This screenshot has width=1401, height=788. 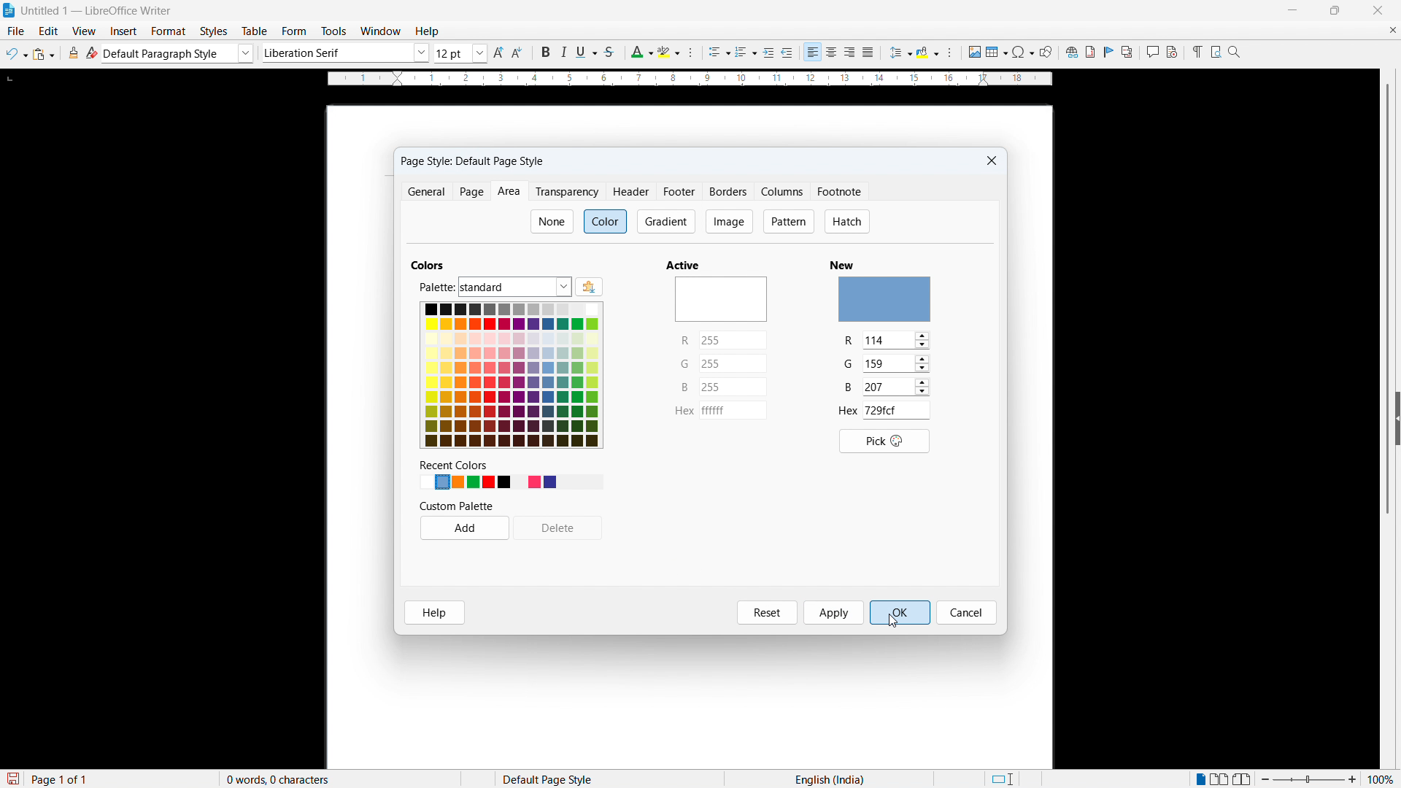 I want to click on set G, so click(x=733, y=363).